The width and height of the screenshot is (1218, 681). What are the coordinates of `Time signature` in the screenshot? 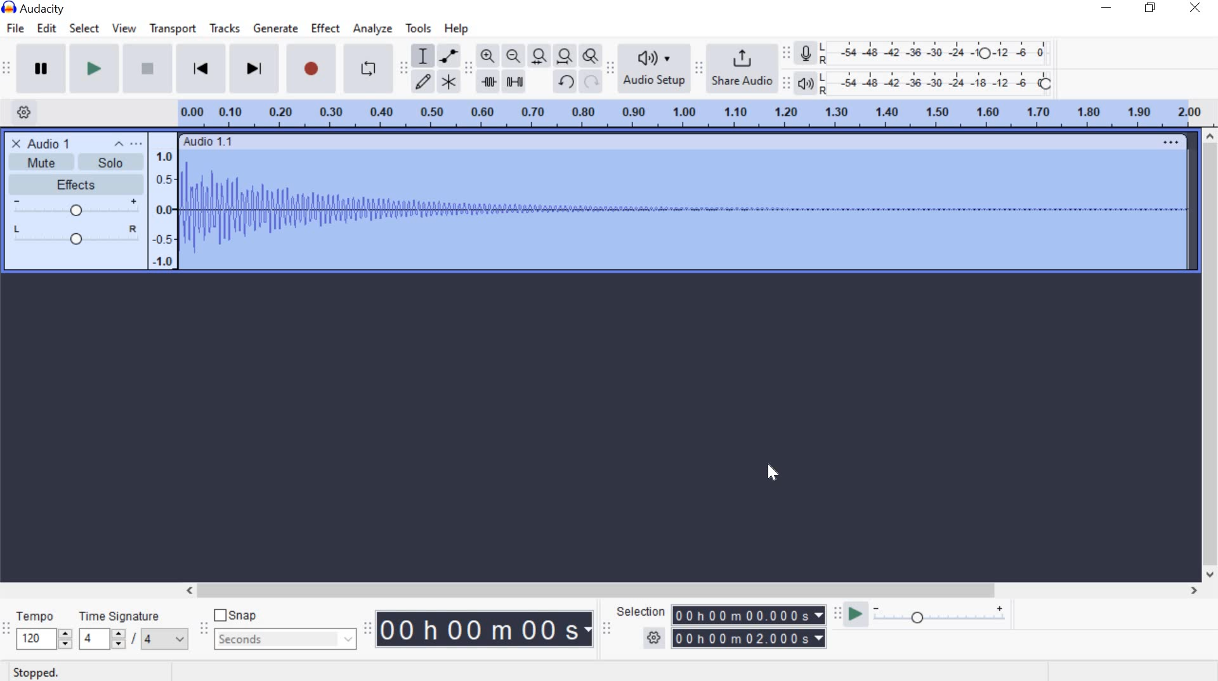 It's located at (134, 633).